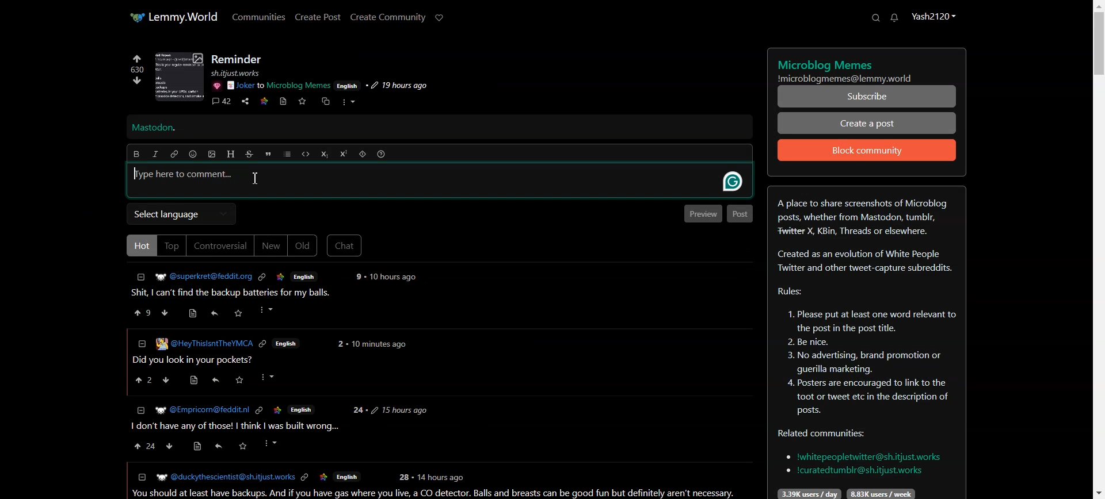 The height and width of the screenshot is (499, 1105). I want to click on List, so click(287, 154).